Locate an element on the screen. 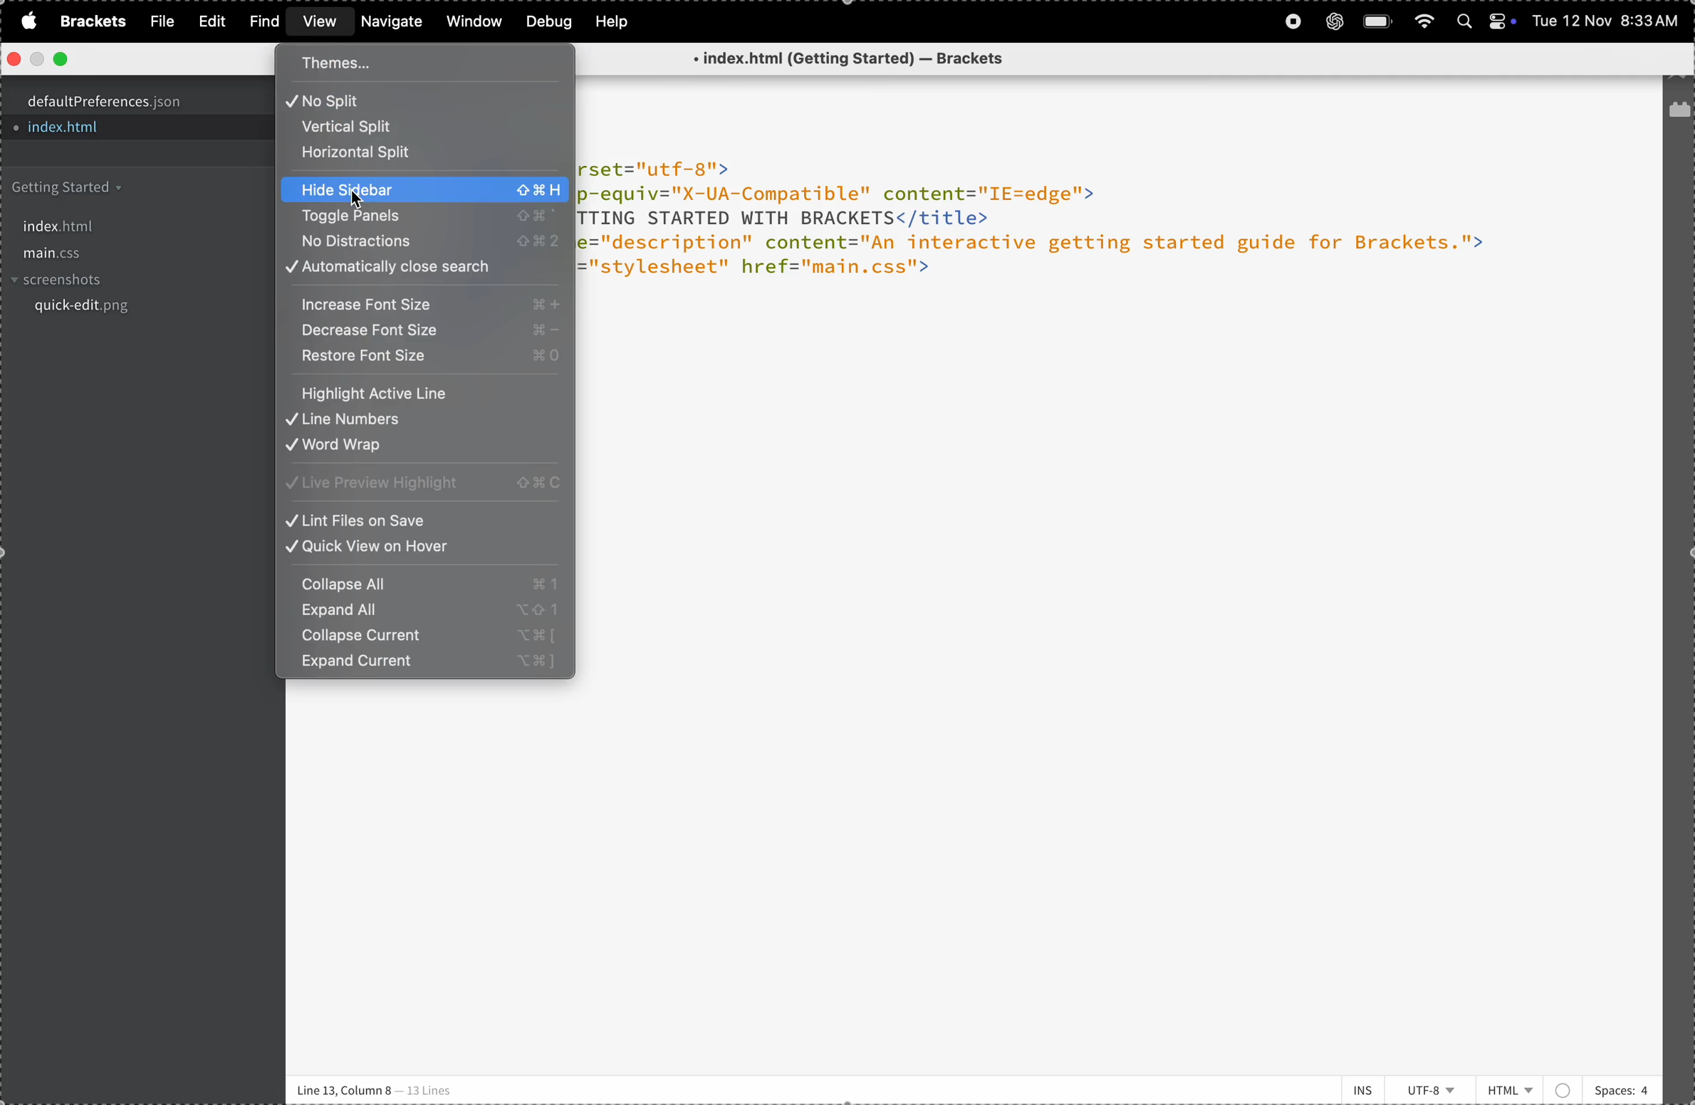  record is located at coordinates (1292, 22).